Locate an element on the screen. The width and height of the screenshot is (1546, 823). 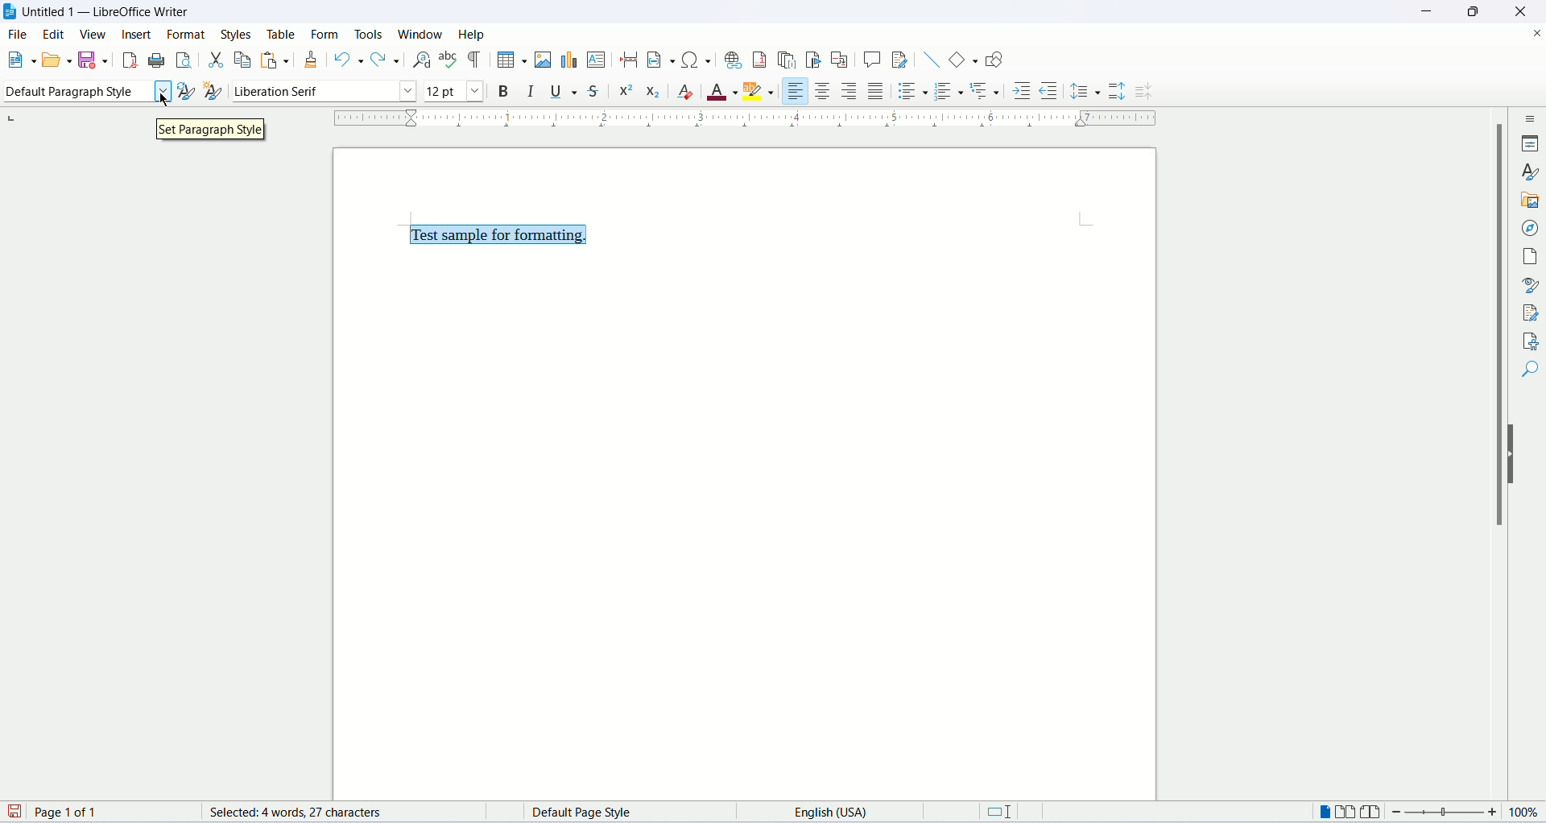
track changes is located at coordinates (899, 60).